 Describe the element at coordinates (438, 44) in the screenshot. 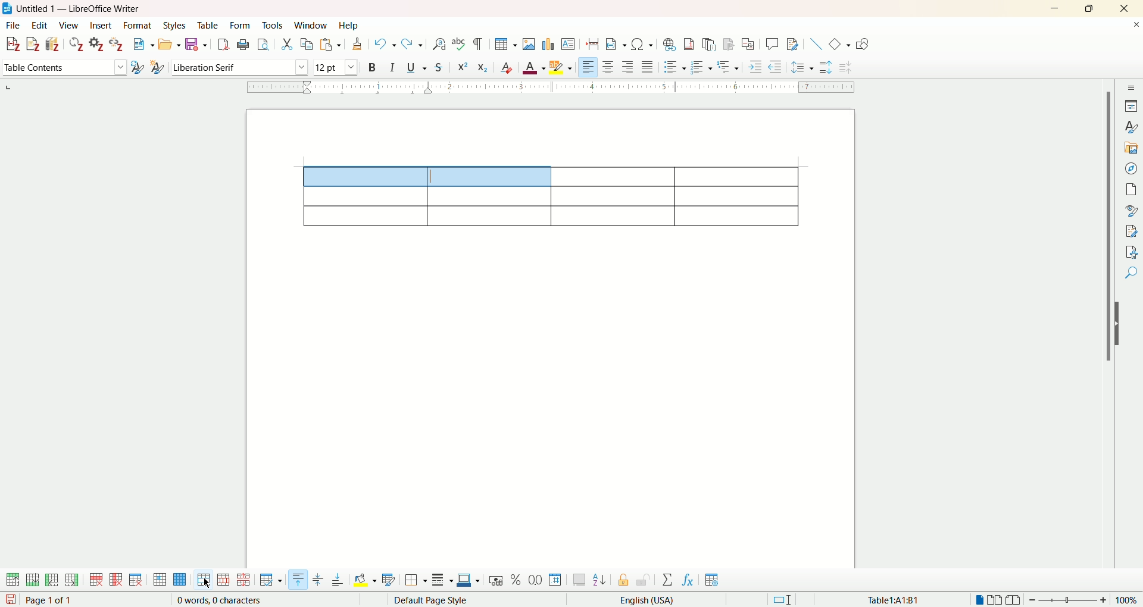

I see `find and replace` at that location.